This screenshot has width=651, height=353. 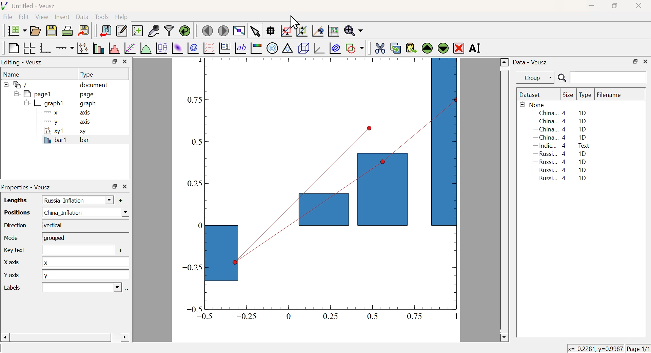 I want to click on Group, so click(x=537, y=78).